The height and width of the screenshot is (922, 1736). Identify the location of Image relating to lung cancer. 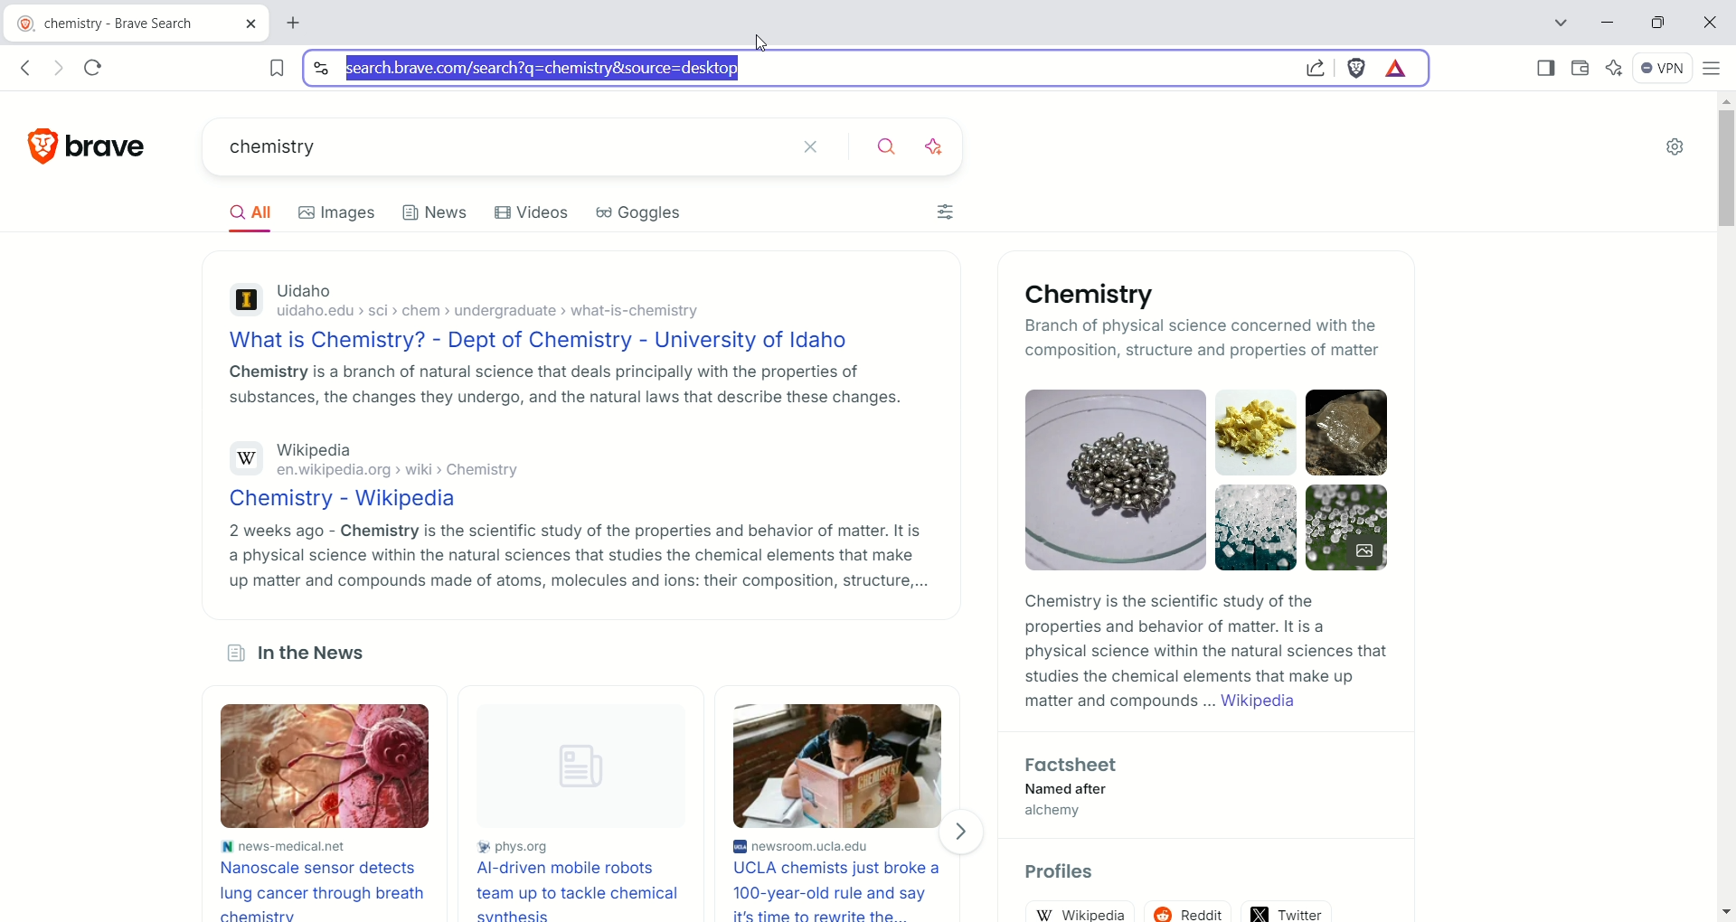
(319, 767).